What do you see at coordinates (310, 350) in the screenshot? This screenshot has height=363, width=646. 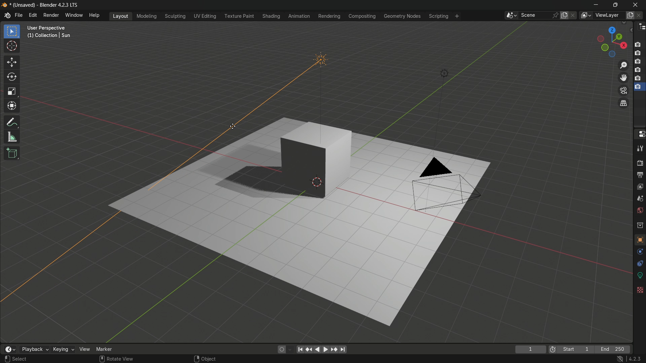 I see `jump to keyframe` at bounding box center [310, 350].